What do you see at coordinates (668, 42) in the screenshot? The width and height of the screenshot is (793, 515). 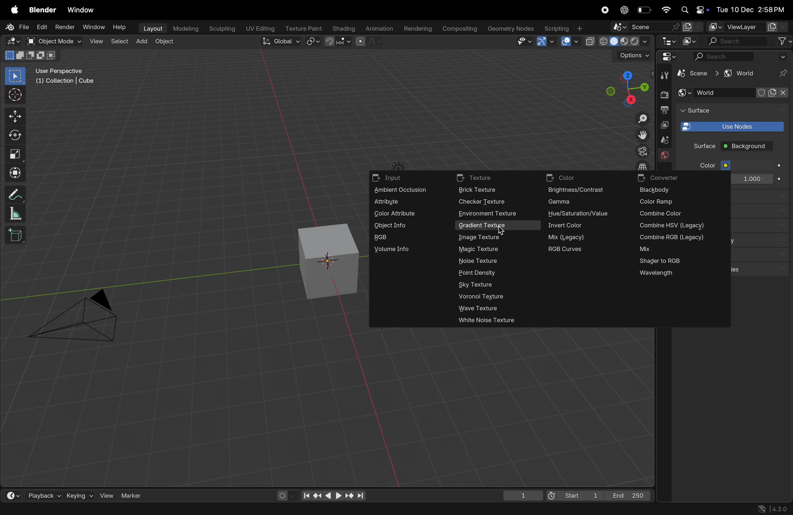 I see `editor` at bounding box center [668, 42].